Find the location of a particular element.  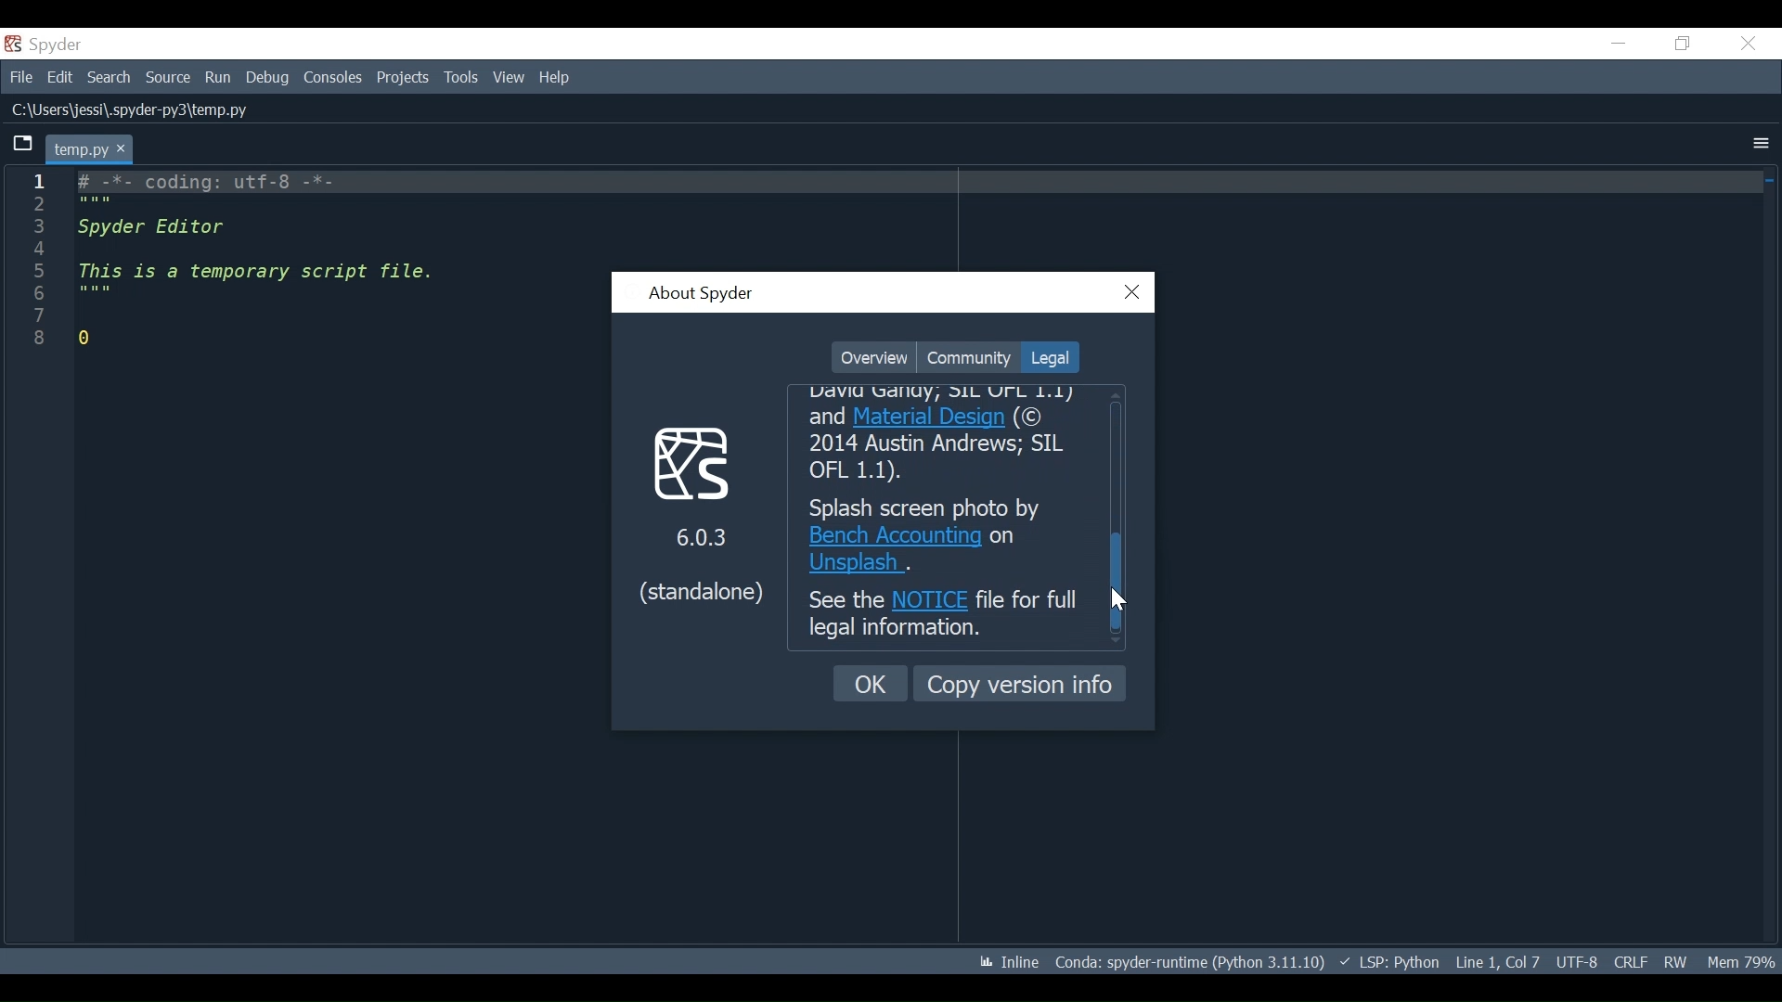

Help is located at coordinates (556, 78).